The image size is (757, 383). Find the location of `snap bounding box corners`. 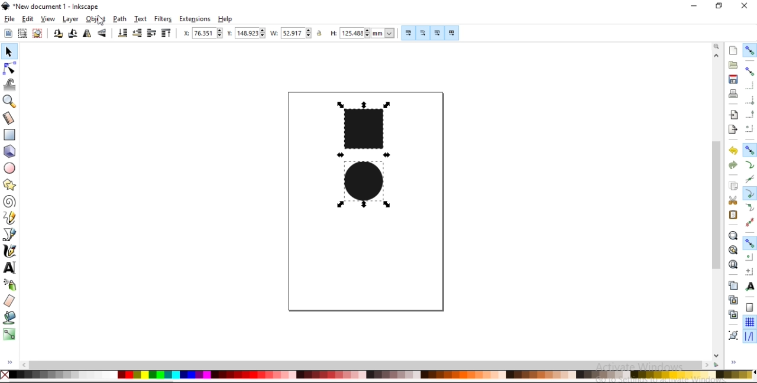

snap bounding box corners is located at coordinates (749, 100).